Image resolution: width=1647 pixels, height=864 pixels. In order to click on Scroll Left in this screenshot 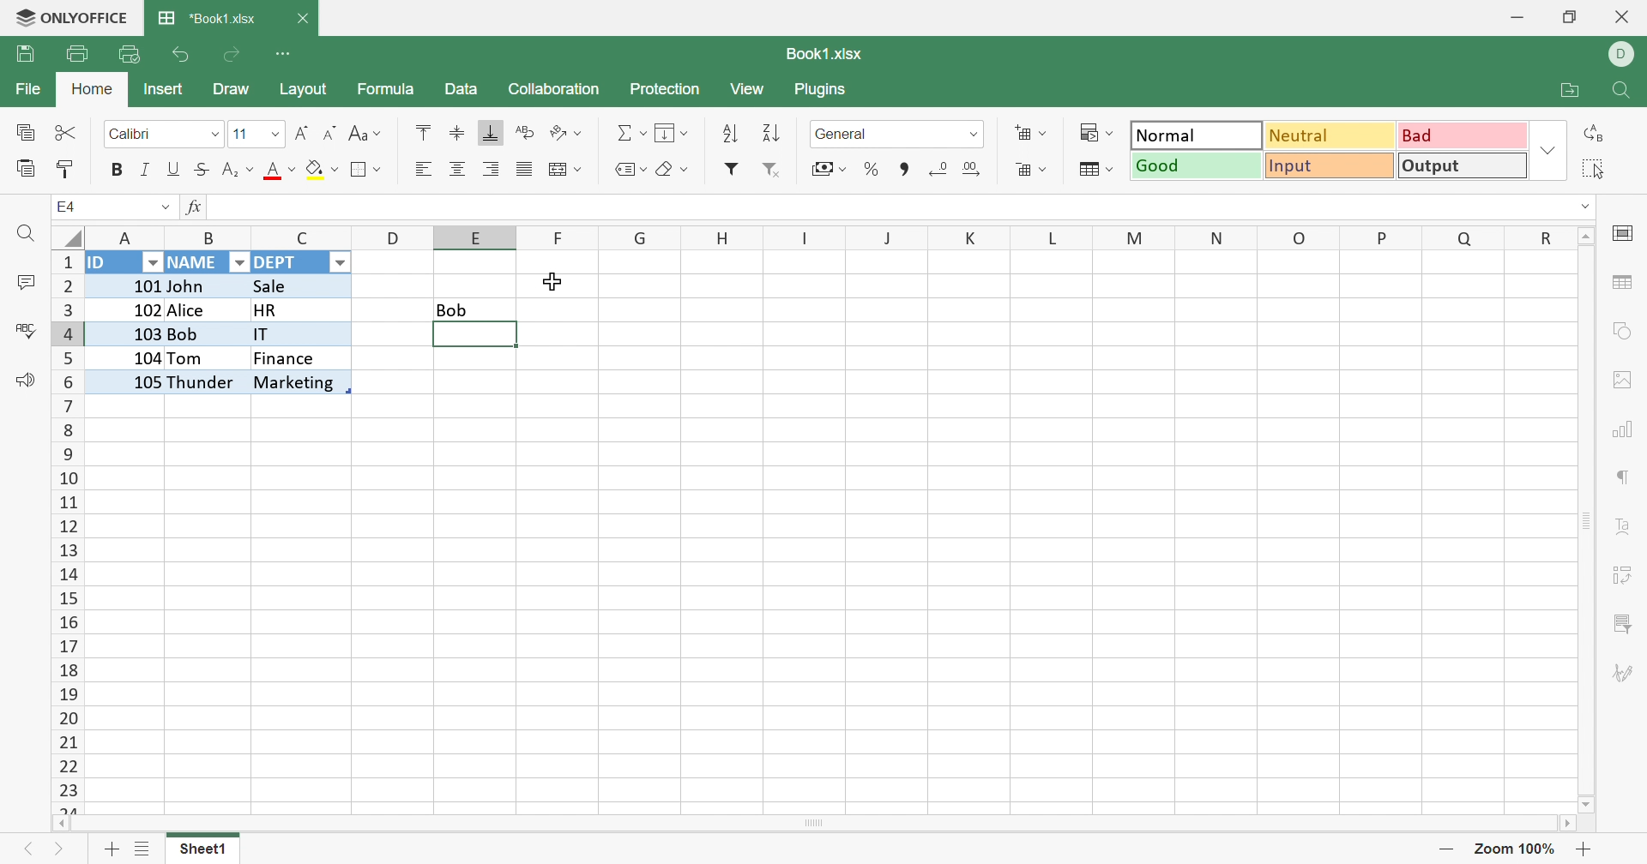, I will do `click(59, 824)`.